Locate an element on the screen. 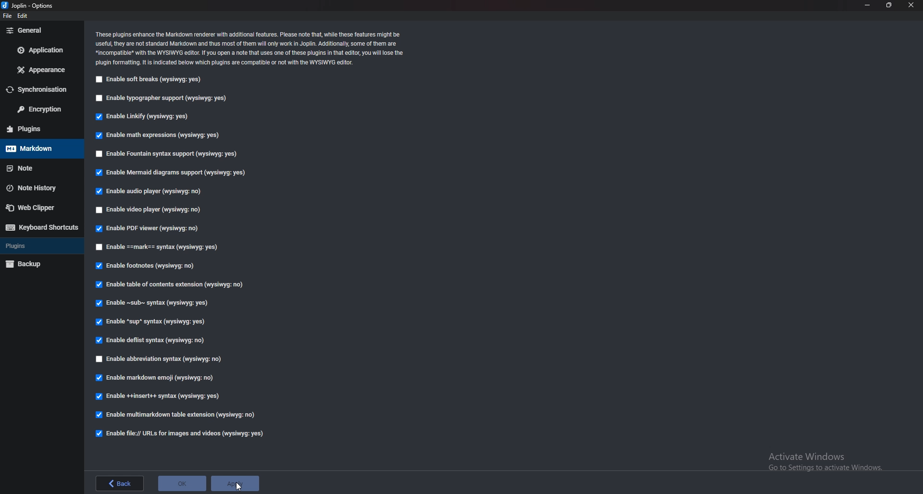 This screenshot has height=494, width=923. Enable audio player is located at coordinates (149, 192).